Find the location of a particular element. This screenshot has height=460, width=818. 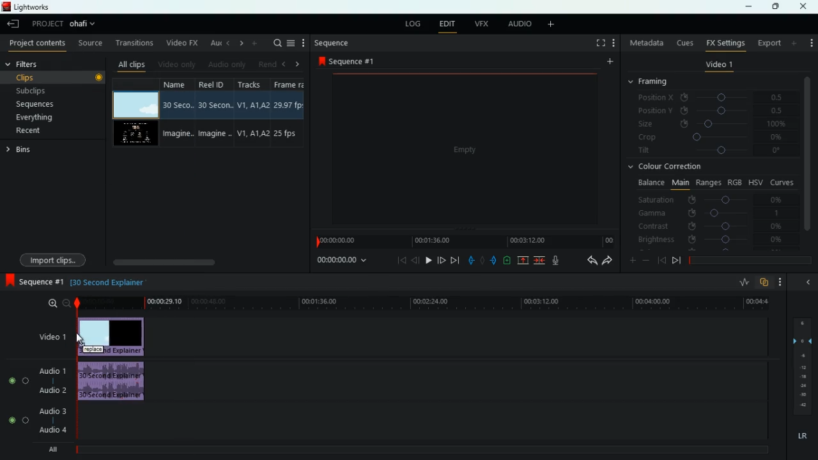

video is located at coordinates (137, 105).